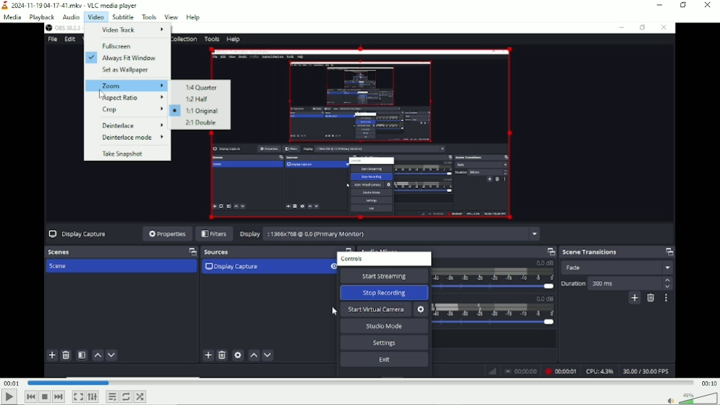  I want to click on Aspect ratio, so click(126, 97).